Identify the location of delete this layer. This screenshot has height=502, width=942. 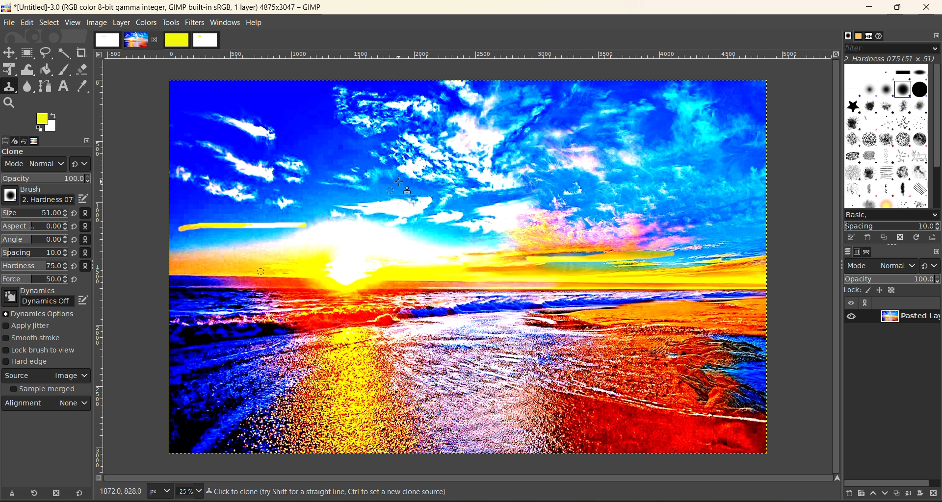
(936, 494).